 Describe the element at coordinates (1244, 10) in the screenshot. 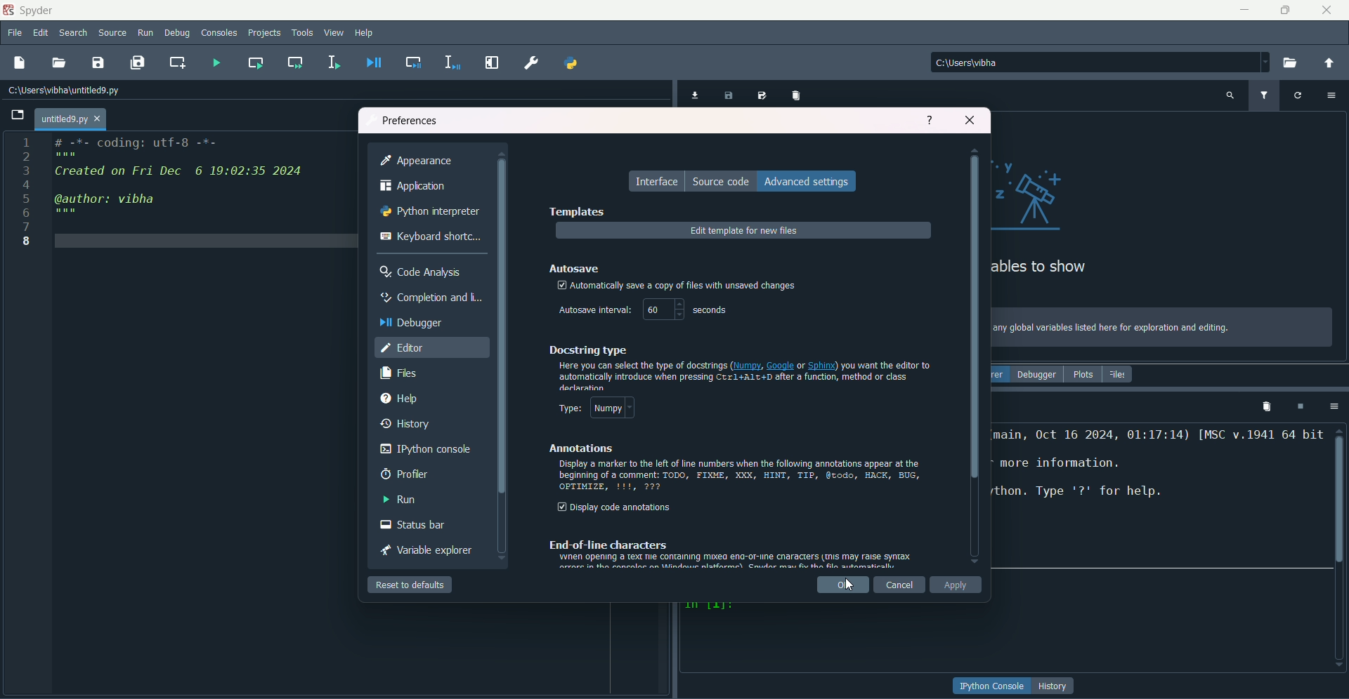

I see `minimize` at that location.